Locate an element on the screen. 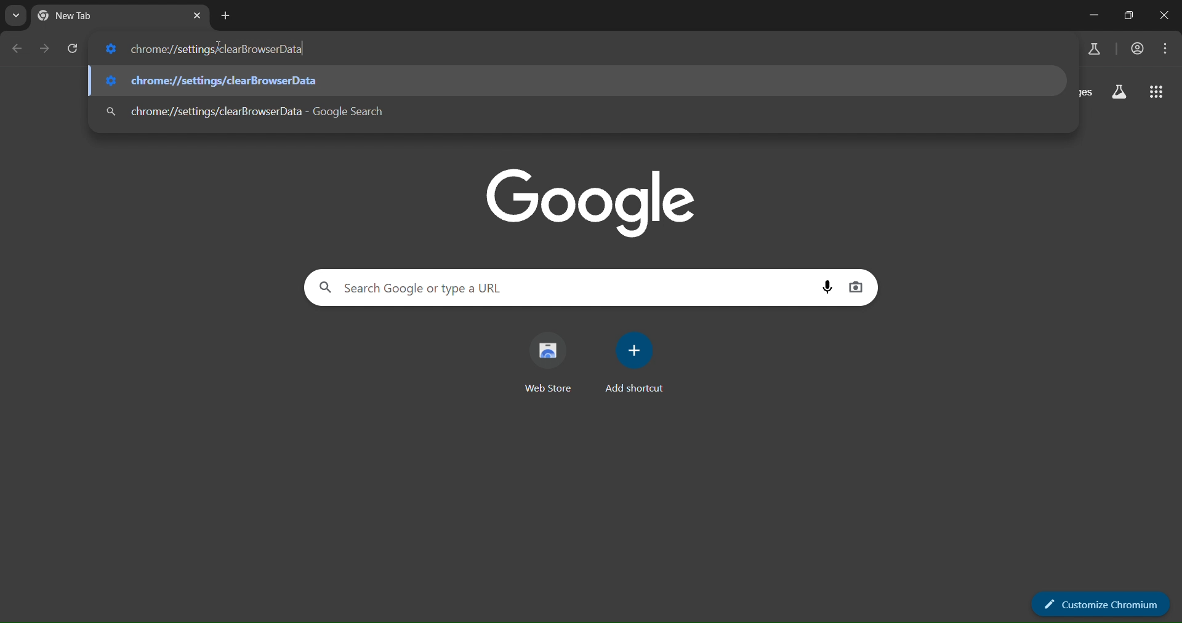 The height and width of the screenshot is (623, 1182). close tab is located at coordinates (199, 17).